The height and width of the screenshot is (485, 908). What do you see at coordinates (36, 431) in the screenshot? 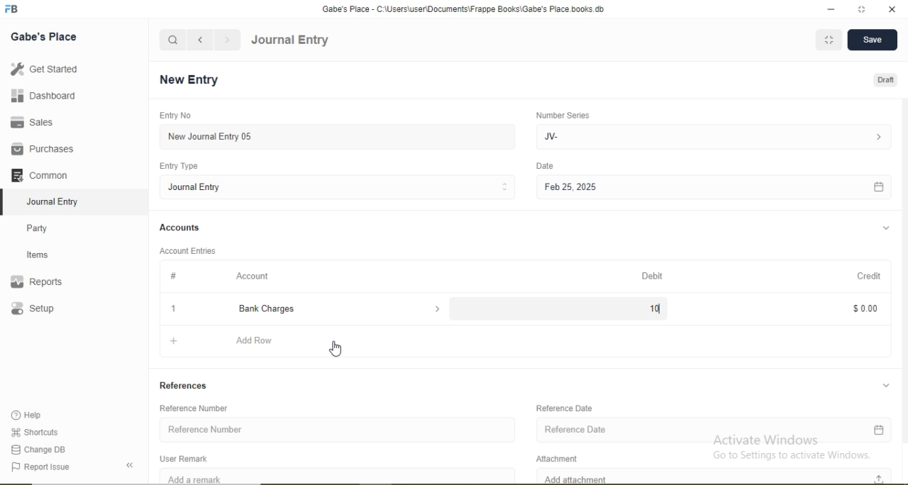
I see `‘Shortcuts` at bounding box center [36, 431].